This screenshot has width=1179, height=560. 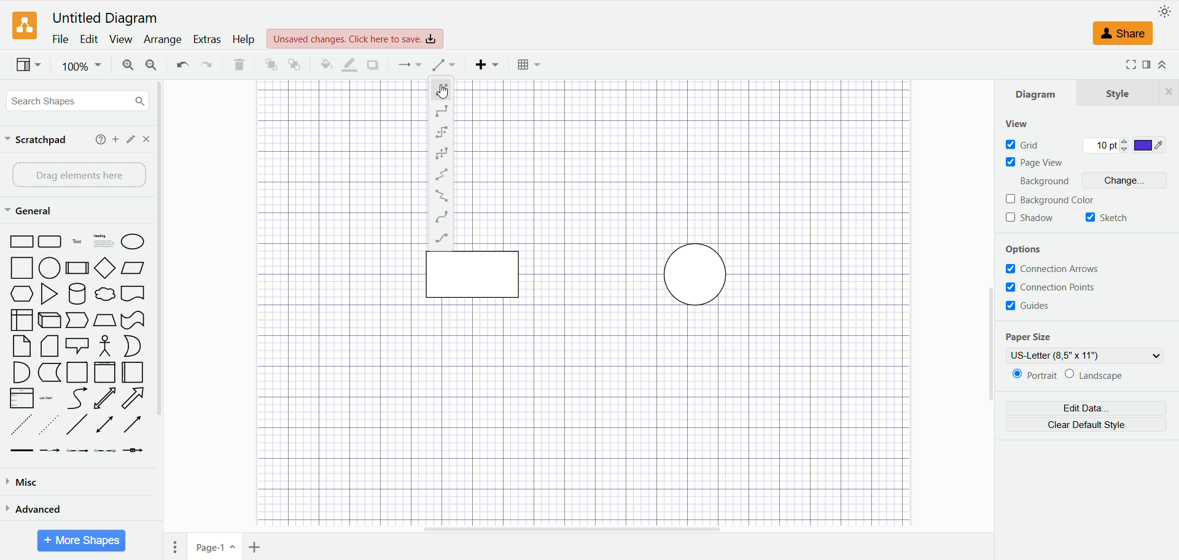 What do you see at coordinates (78, 346) in the screenshot?
I see `Speech Bubble` at bounding box center [78, 346].